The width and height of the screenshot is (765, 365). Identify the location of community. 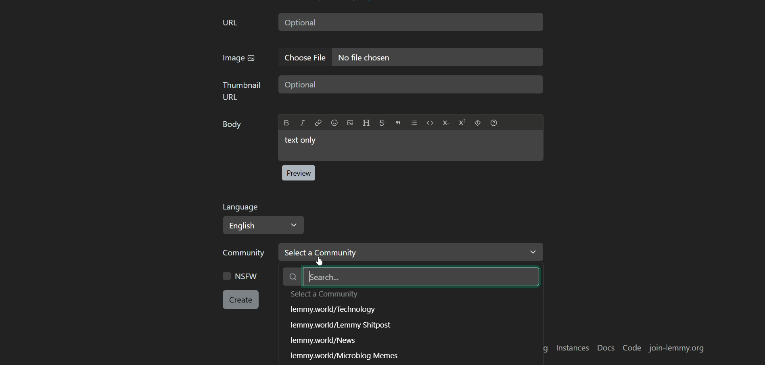
(246, 253).